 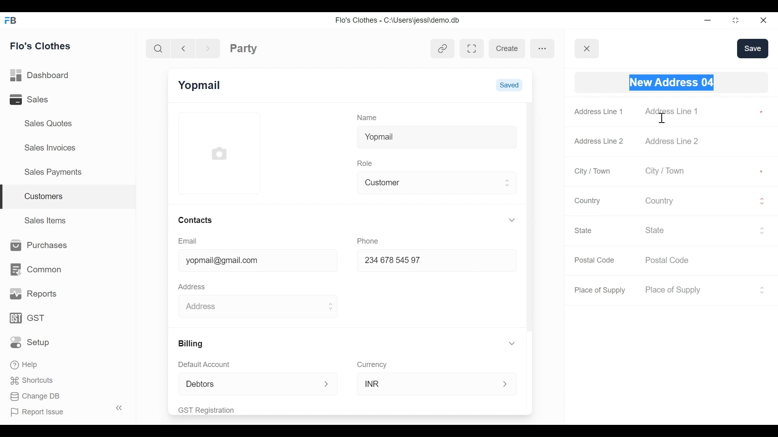 What do you see at coordinates (209, 364) in the screenshot?
I see `Default Account` at bounding box center [209, 364].